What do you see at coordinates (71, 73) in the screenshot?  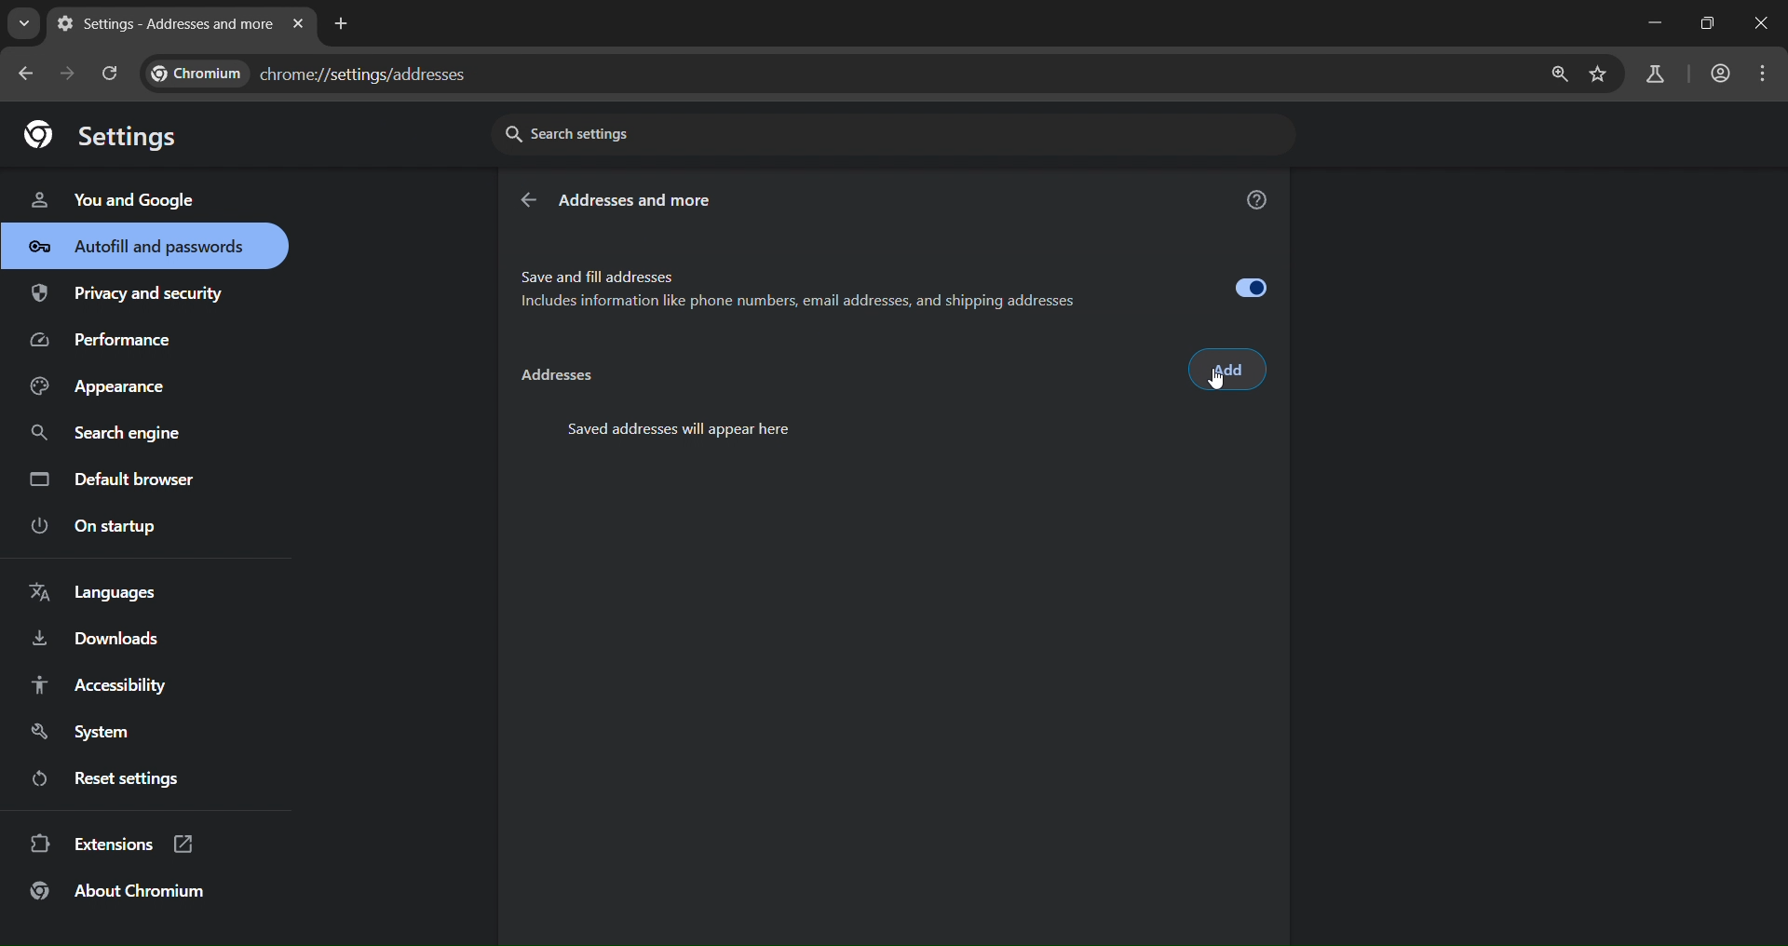 I see `go back one page` at bounding box center [71, 73].